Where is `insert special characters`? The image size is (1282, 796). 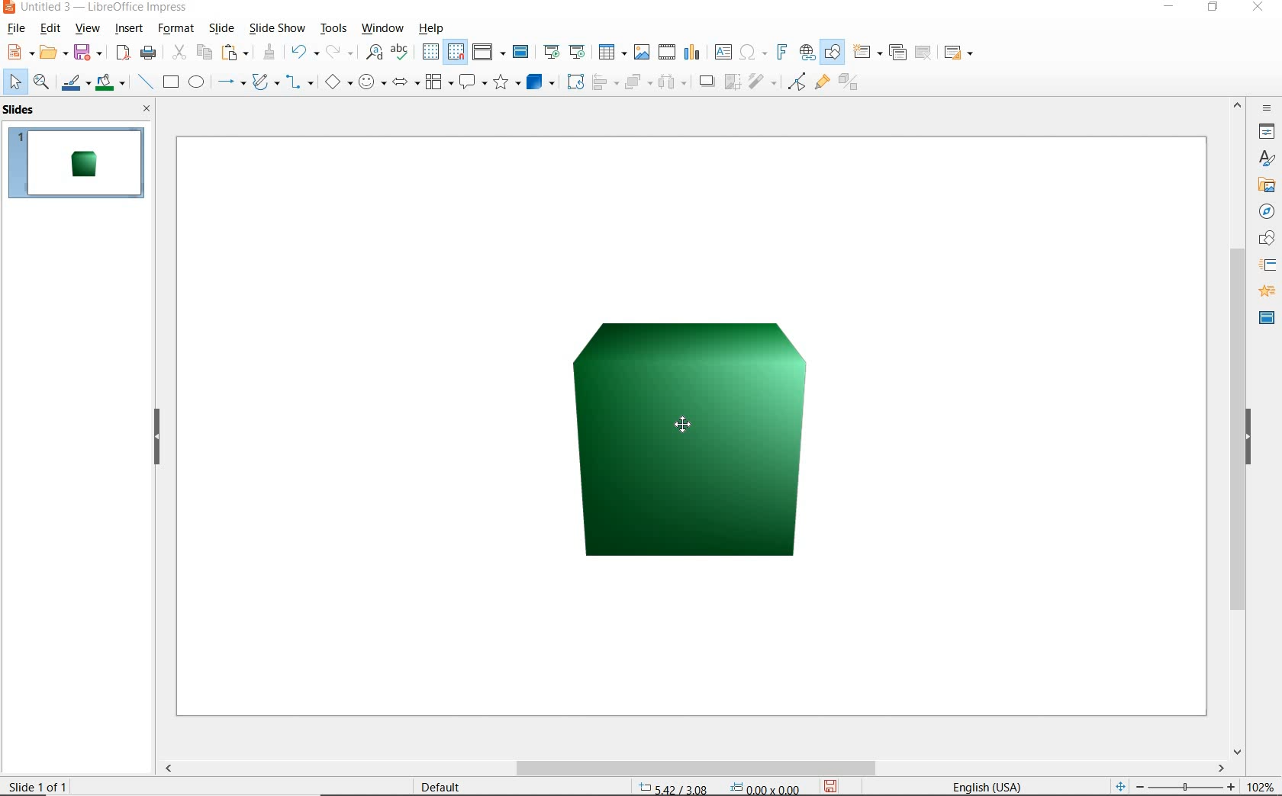 insert special characters is located at coordinates (754, 53).